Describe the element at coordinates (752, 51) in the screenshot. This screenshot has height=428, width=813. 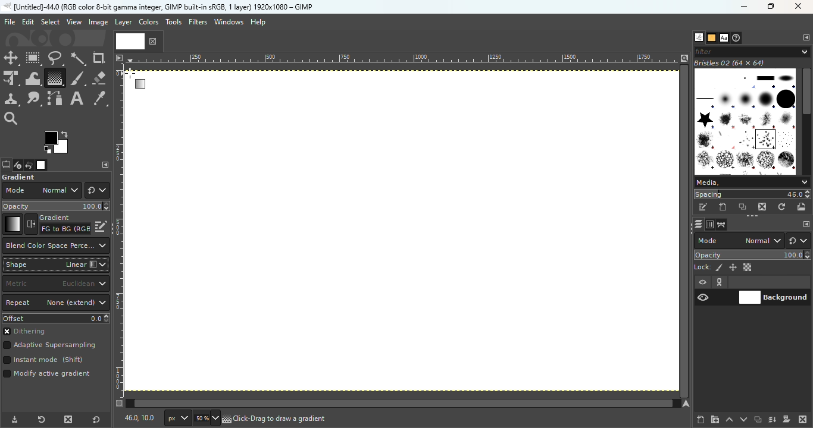
I see `Filter` at that location.